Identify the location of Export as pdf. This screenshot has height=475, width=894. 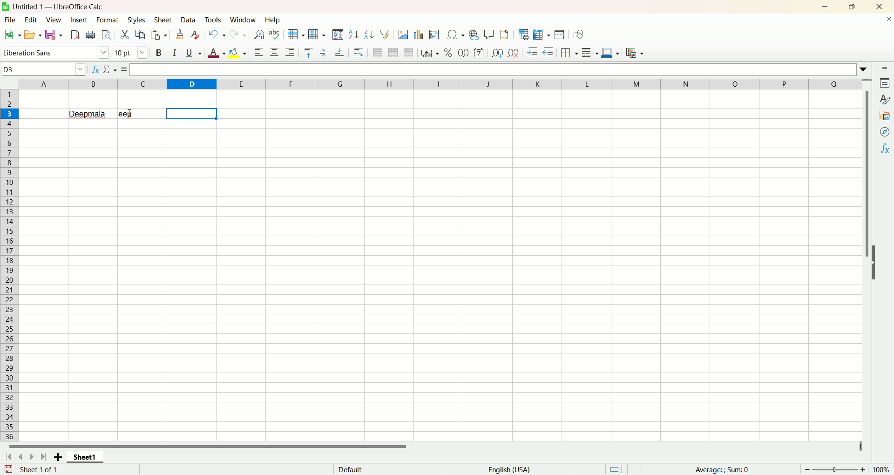
(75, 34).